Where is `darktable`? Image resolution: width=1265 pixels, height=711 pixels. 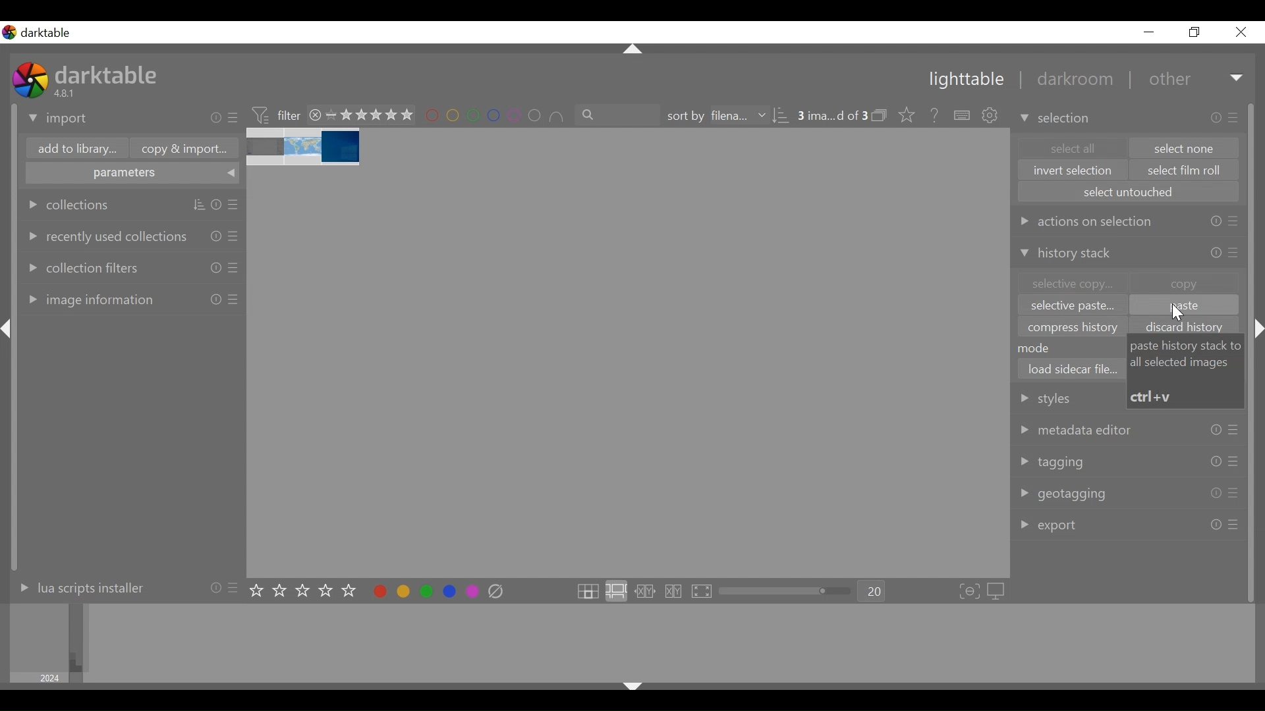
darktable is located at coordinates (50, 33).